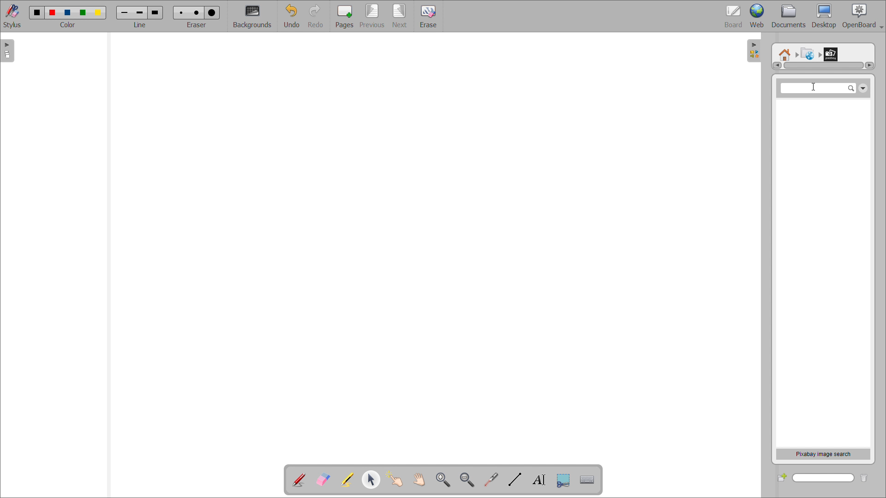  I want to click on openboard settings, so click(862, 16).